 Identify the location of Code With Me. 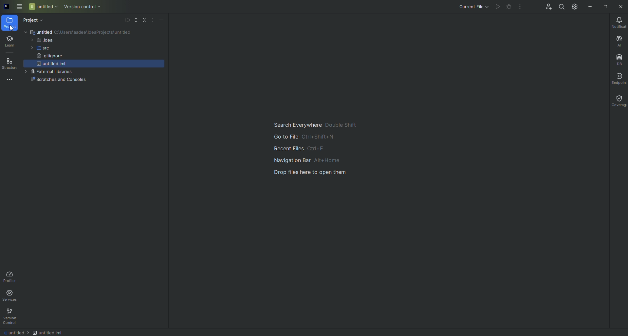
(547, 8).